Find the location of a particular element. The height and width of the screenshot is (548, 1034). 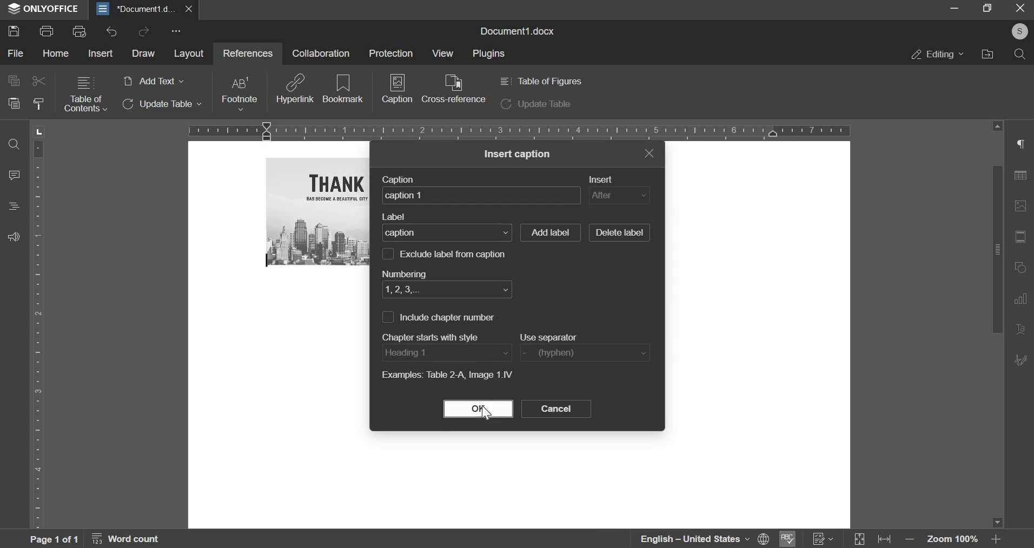

search is located at coordinates (1020, 54).